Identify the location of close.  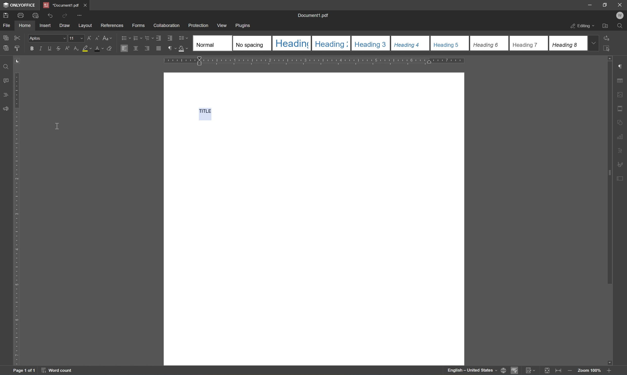
(621, 5).